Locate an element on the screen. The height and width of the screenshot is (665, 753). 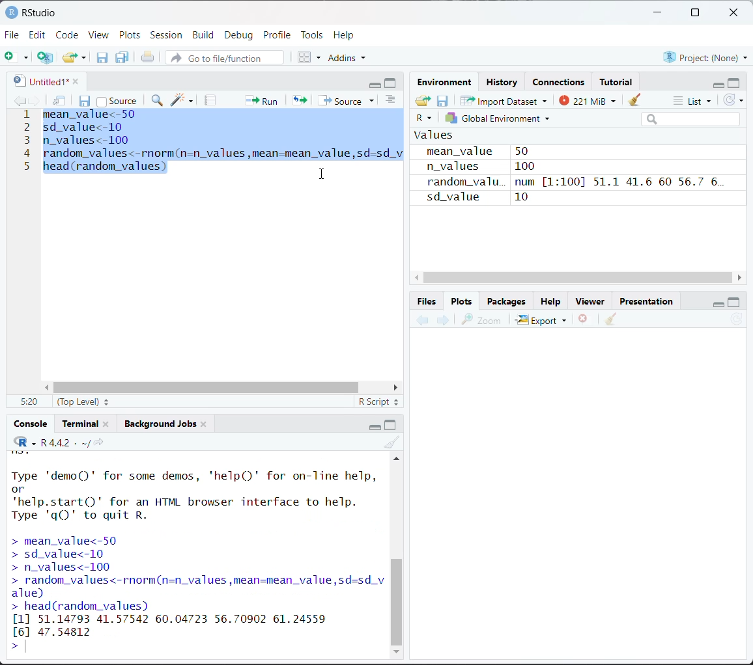
move right is located at coordinates (395, 388).